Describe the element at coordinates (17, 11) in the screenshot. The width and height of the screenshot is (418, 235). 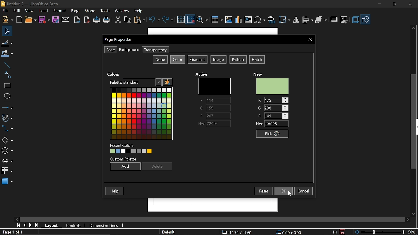
I see `Edit` at that location.